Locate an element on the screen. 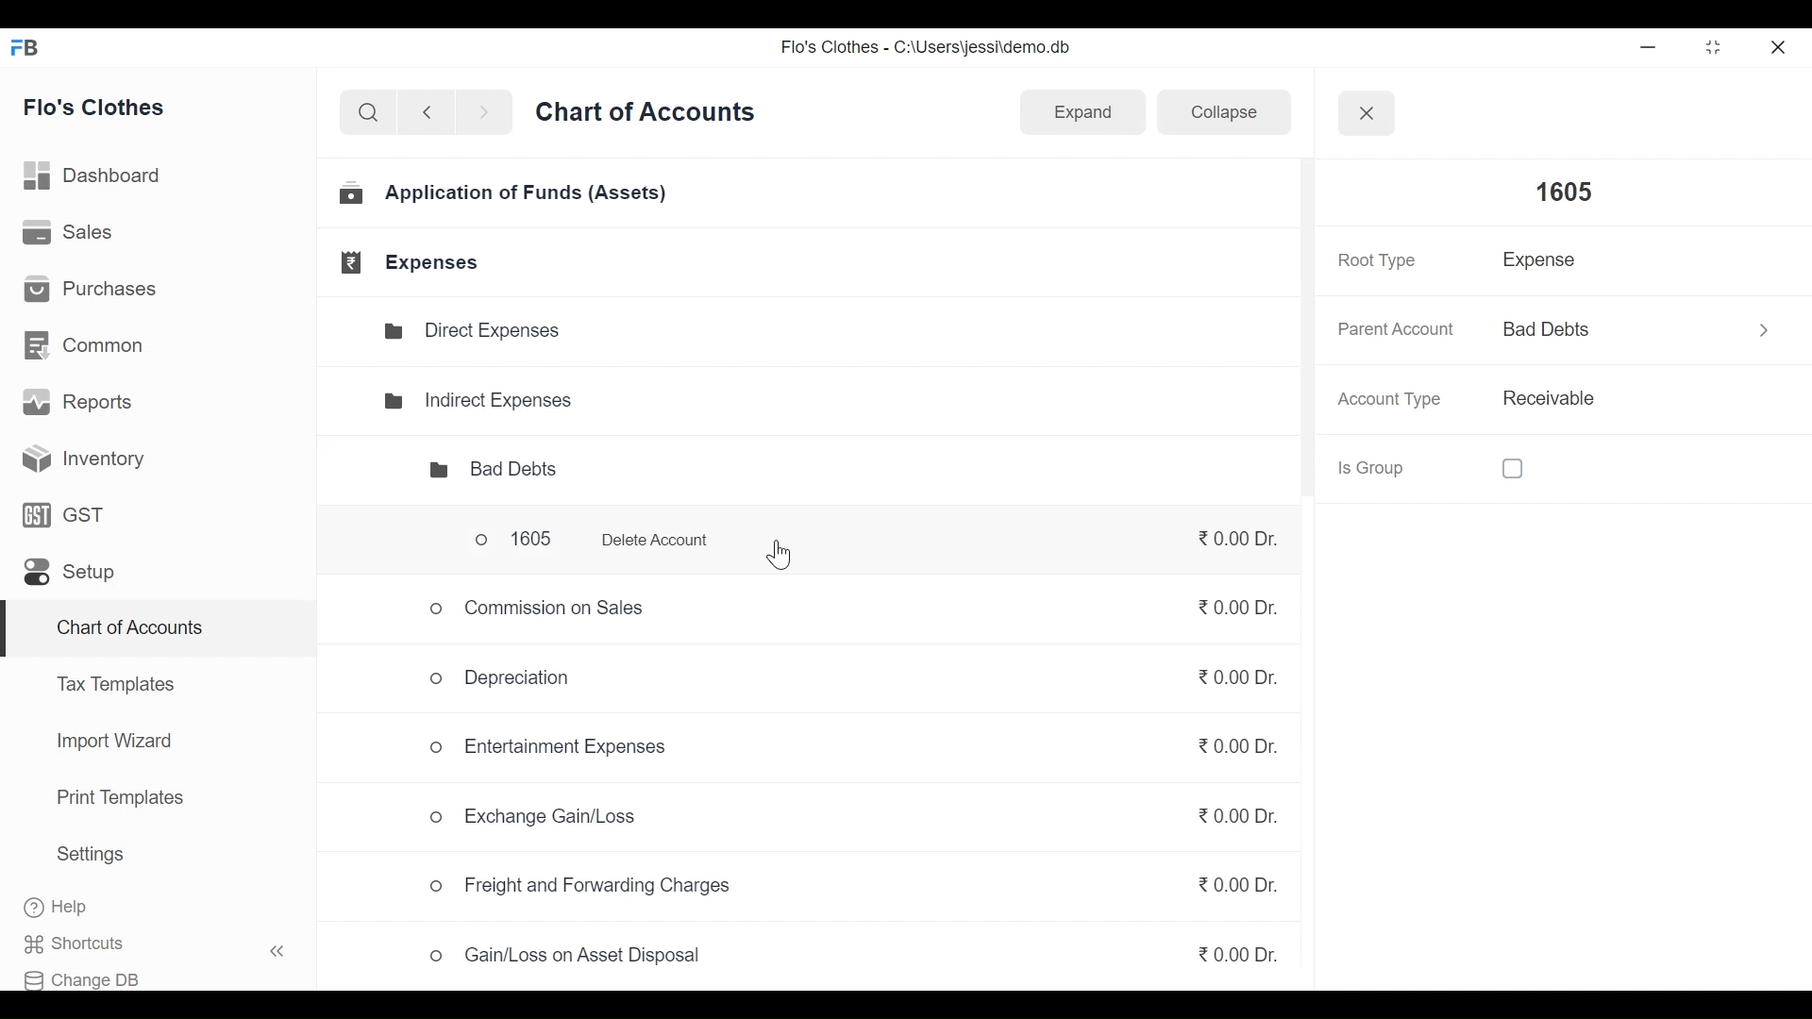  Entertainment Expenses is located at coordinates (551, 746).